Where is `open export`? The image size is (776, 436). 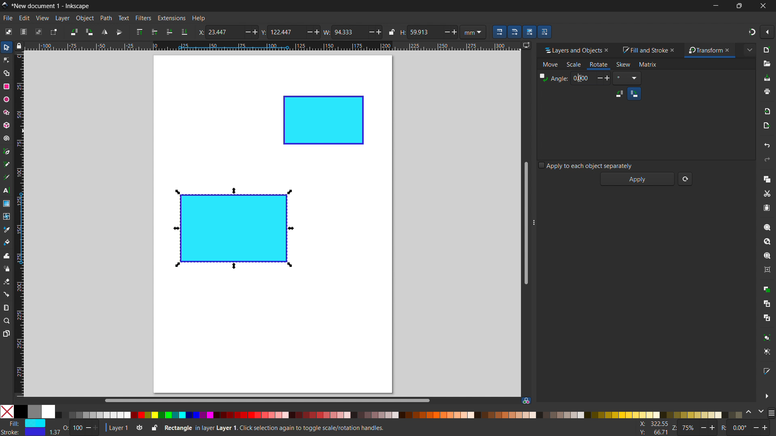 open export is located at coordinates (766, 125).